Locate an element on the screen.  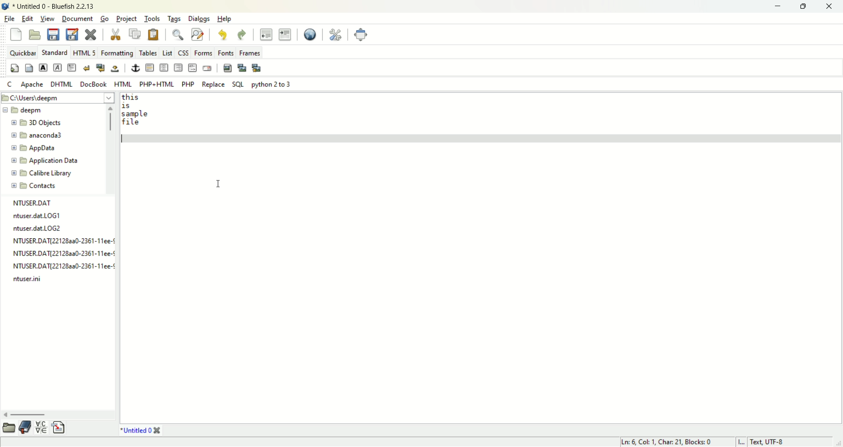
HTML 5 is located at coordinates (85, 53).